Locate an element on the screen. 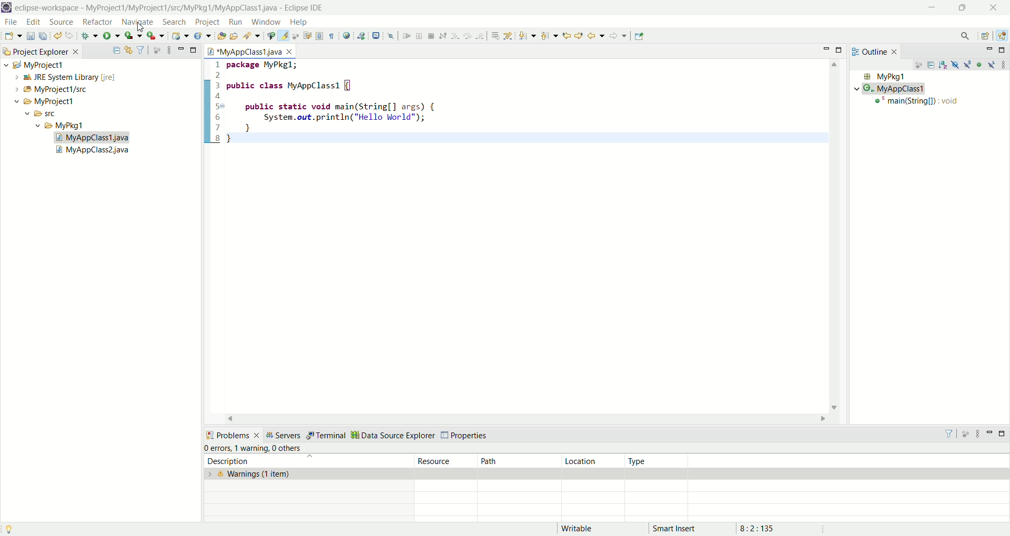 The width and height of the screenshot is (1010, 536). source is located at coordinates (63, 23).